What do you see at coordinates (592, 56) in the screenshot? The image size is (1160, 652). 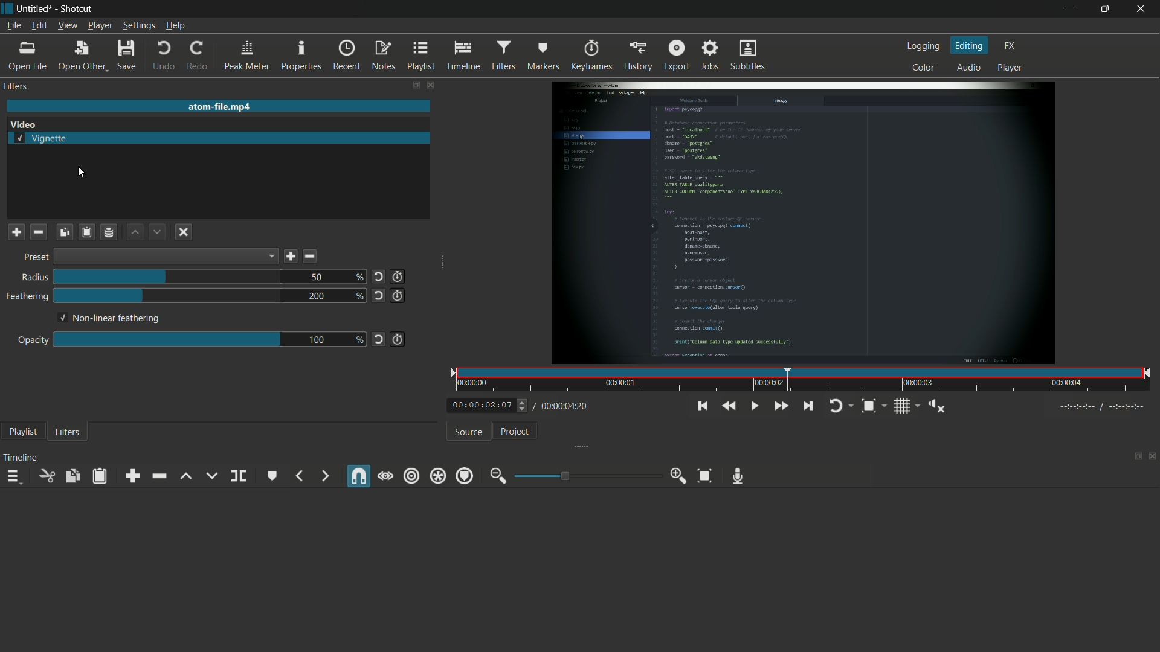 I see `keyframes` at bounding box center [592, 56].